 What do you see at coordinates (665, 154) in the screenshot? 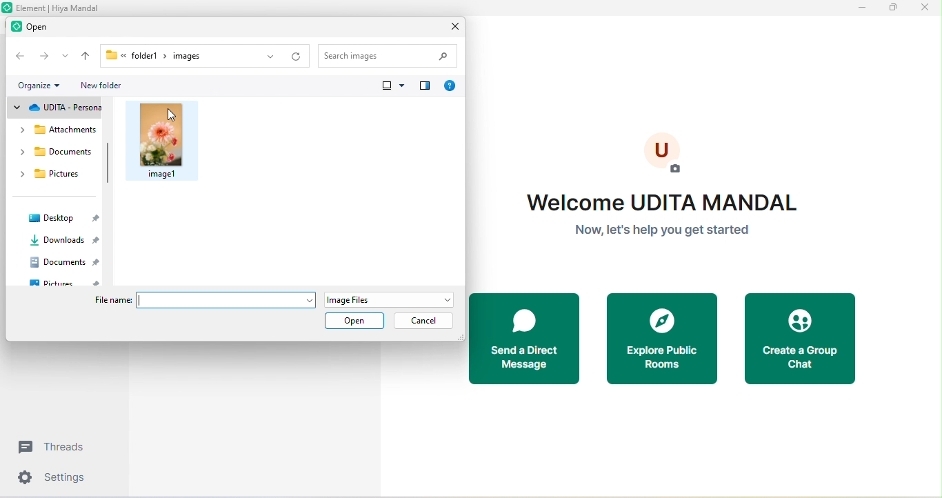
I see `profile` at bounding box center [665, 154].